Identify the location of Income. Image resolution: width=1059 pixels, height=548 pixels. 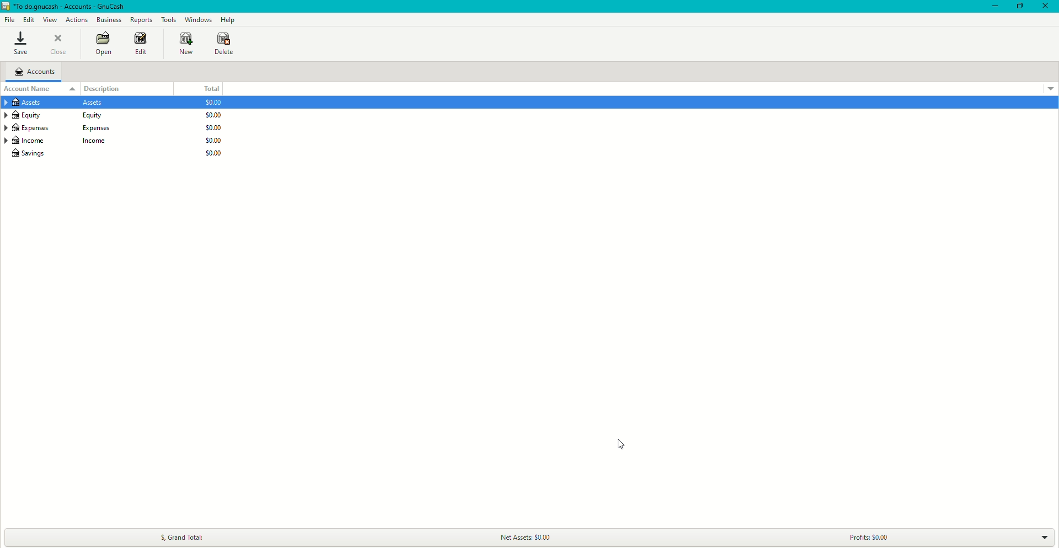
(61, 142).